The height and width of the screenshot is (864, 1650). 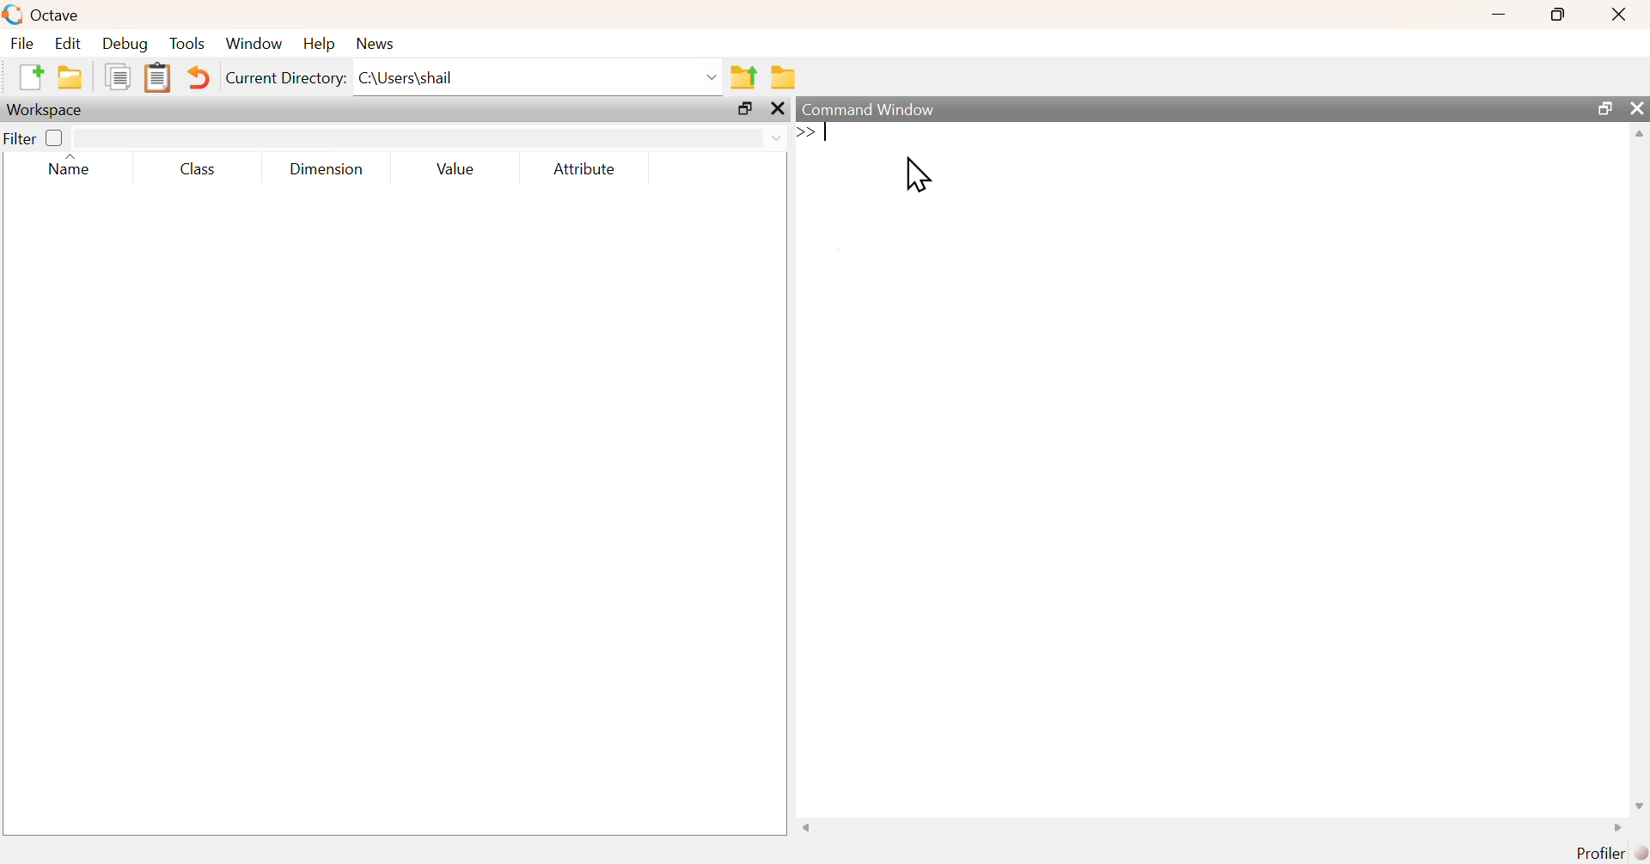 What do you see at coordinates (748, 111) in the screenshot?
I see `Maximize` at bounding box center [748, 111].